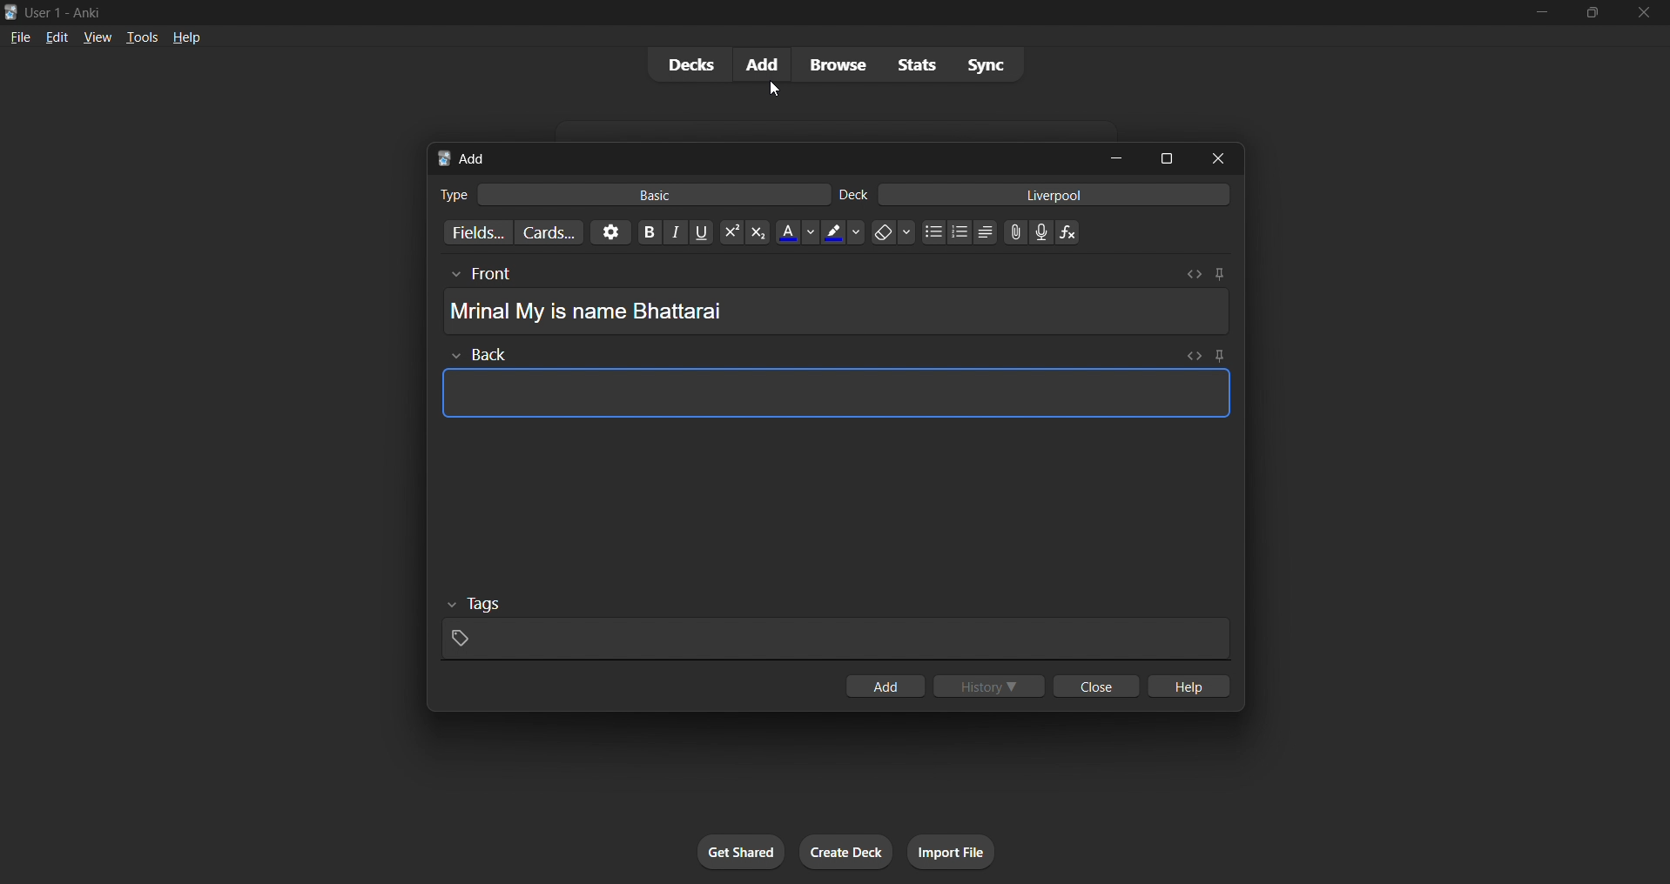 The height and width of the screenshot is (884, 1670). I want to click on text color, so click(795, 234).